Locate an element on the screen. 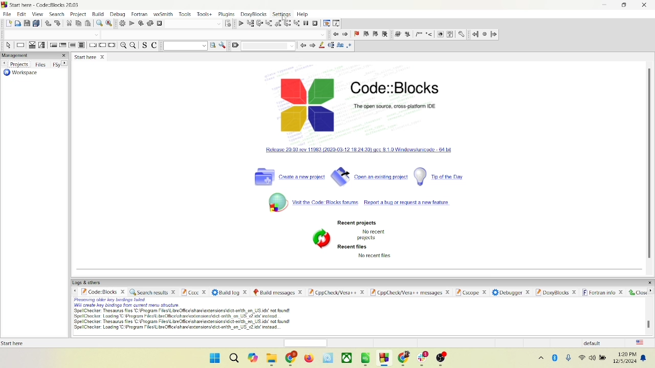 The height and width of the screenshot is (368, 655). tools is located at coordinates (186, 14).